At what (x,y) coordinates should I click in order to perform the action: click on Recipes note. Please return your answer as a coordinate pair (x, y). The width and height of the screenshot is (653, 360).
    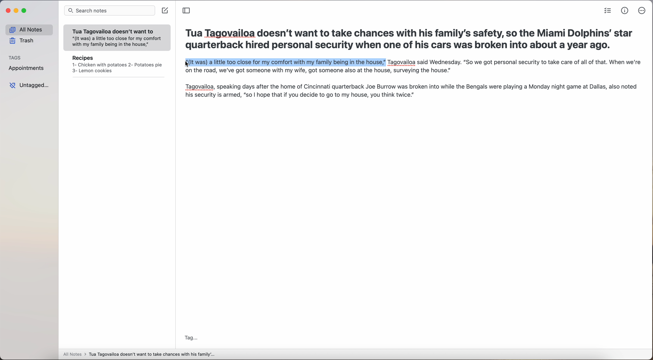
    Looking at the image, I should click on (117, 66).